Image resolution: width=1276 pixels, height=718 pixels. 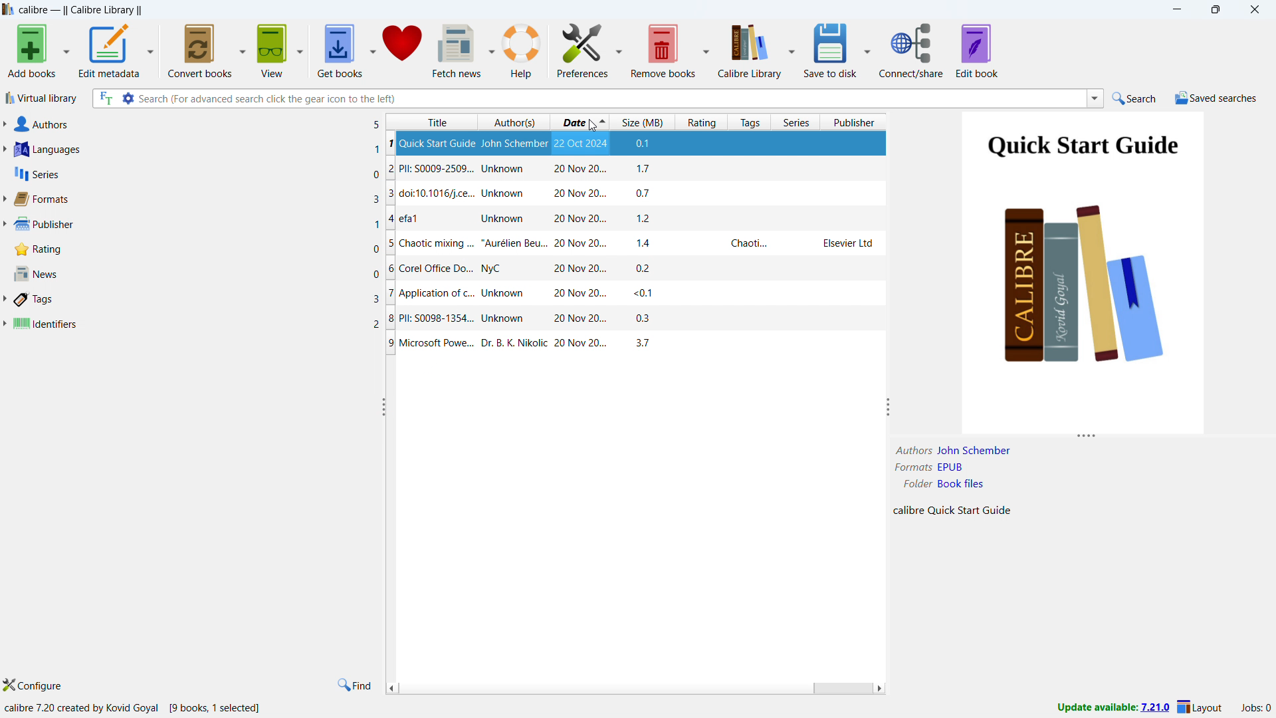 What do you see at coordinates (917, 484) in the screenshot?
I see `Folder` at bounding box center [917, 484].